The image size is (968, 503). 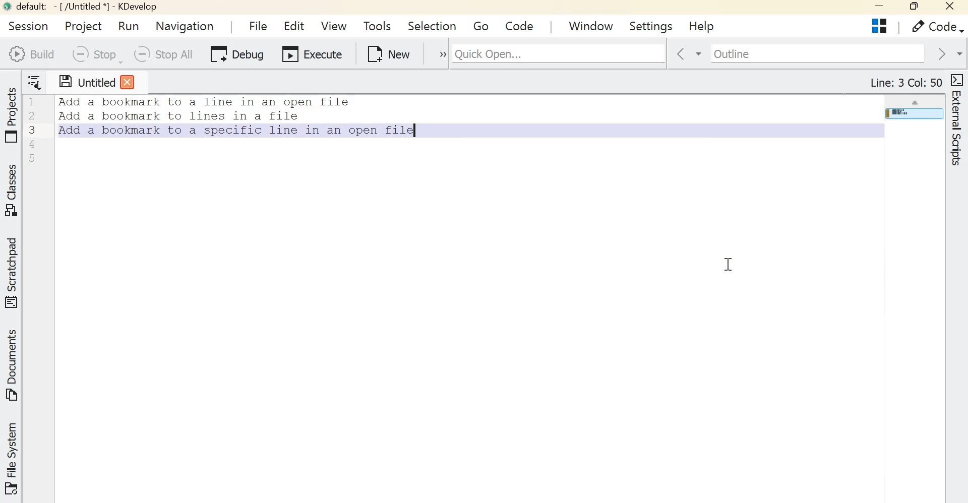 I want to click on Minimize, so click(x=881, y=8).